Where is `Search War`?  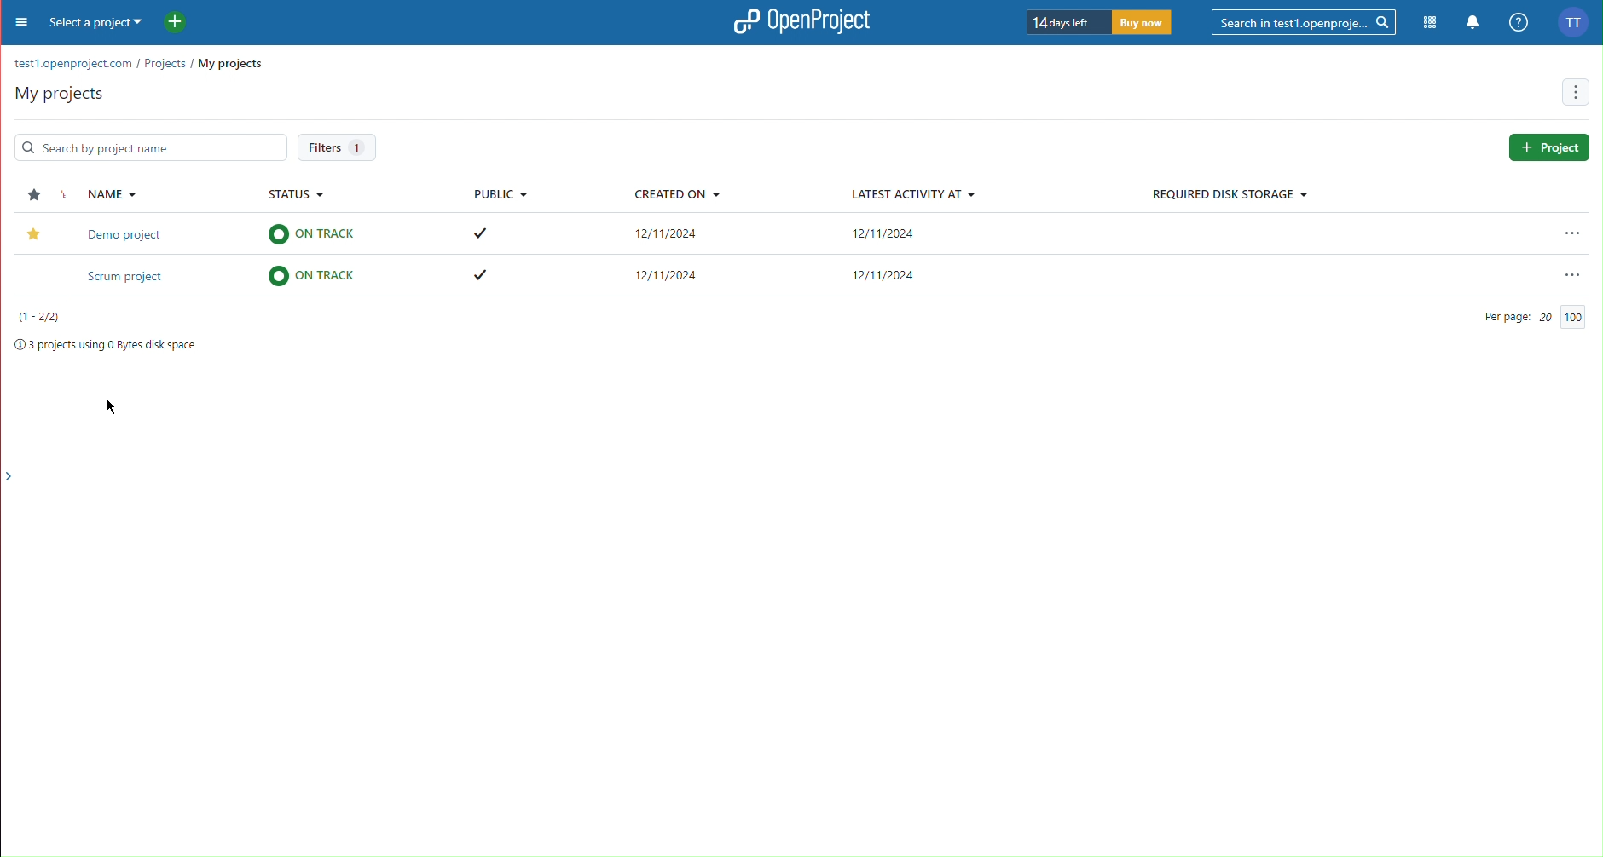 Search War is located at coordinates (1305, 20).